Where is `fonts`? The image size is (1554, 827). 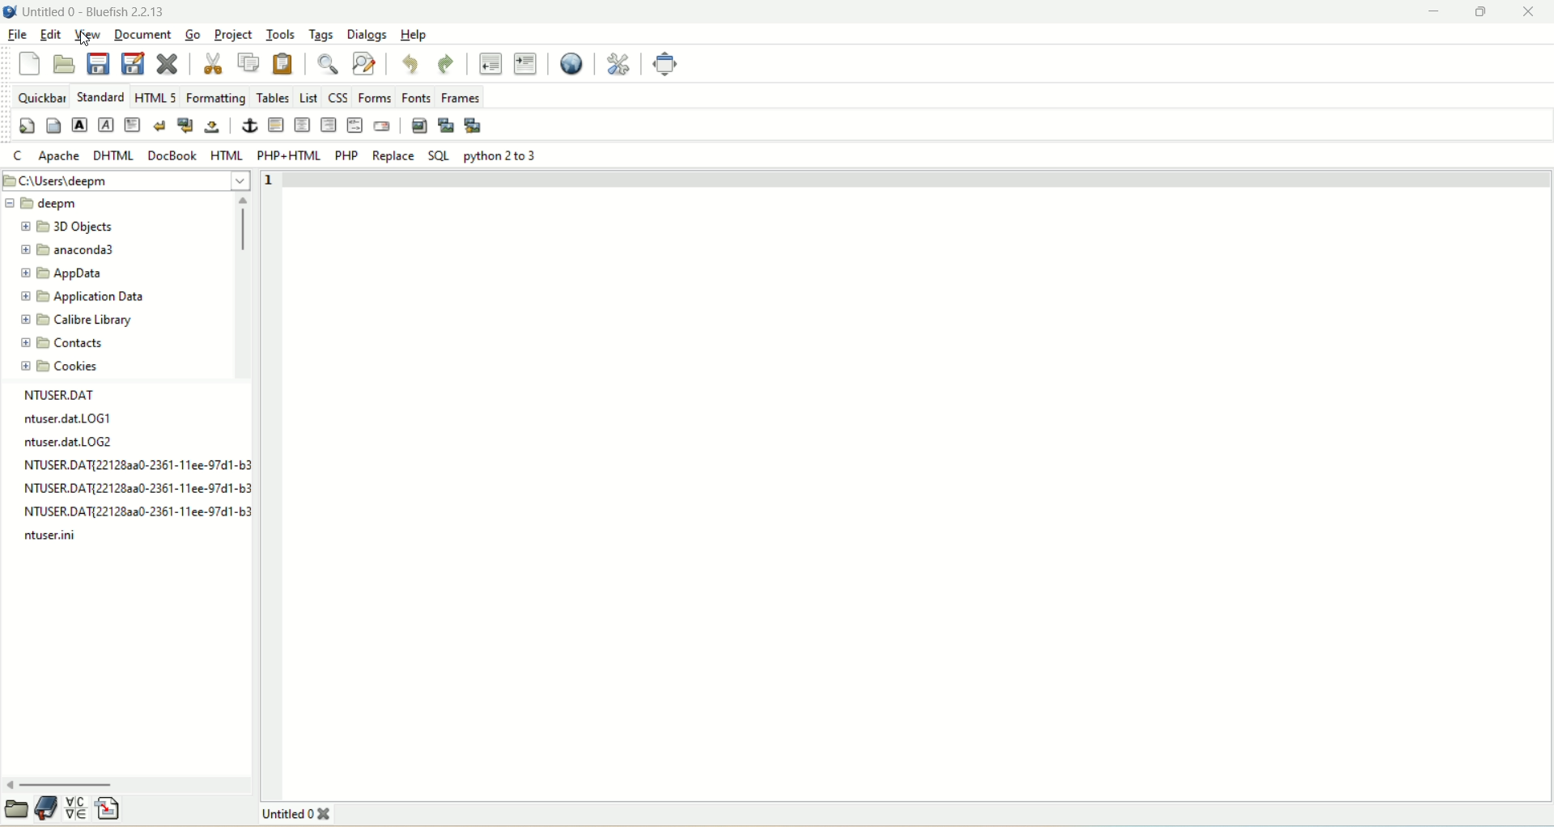
fonts is located at coordinates (419, 96).